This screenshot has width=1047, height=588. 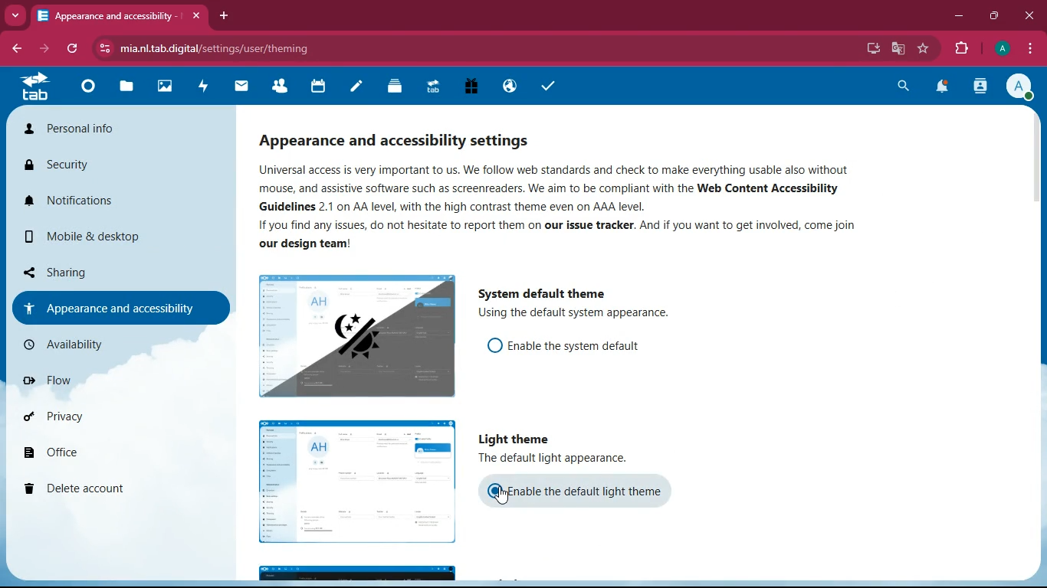 I want to click on calendar, so click(x=318, y=87).